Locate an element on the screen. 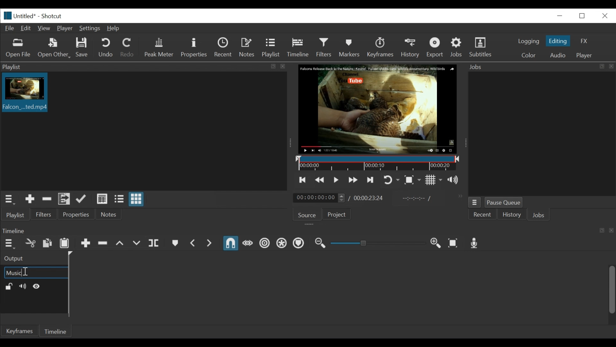 The height and width of the screenshot is (347, 616). Toggle Zoom is located at coordinates (413, 180).